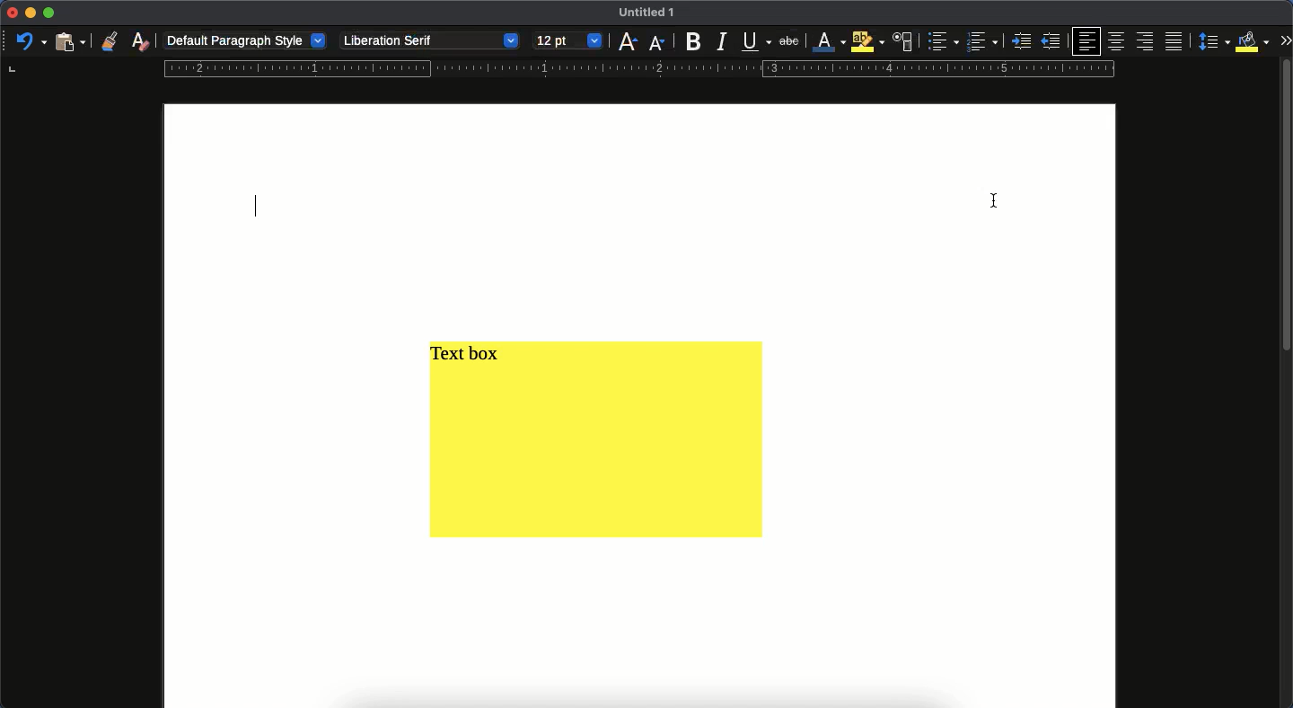  Describe the element at coordinates (787, 40) in the screenshot. I see `strikethrough ` at that location.